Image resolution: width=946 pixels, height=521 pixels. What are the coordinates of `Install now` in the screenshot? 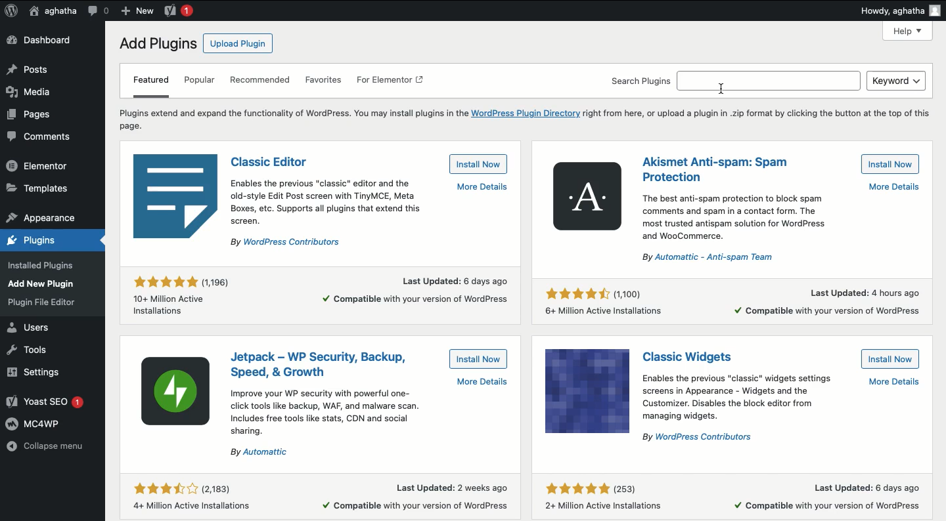 It's located at (891, 360).